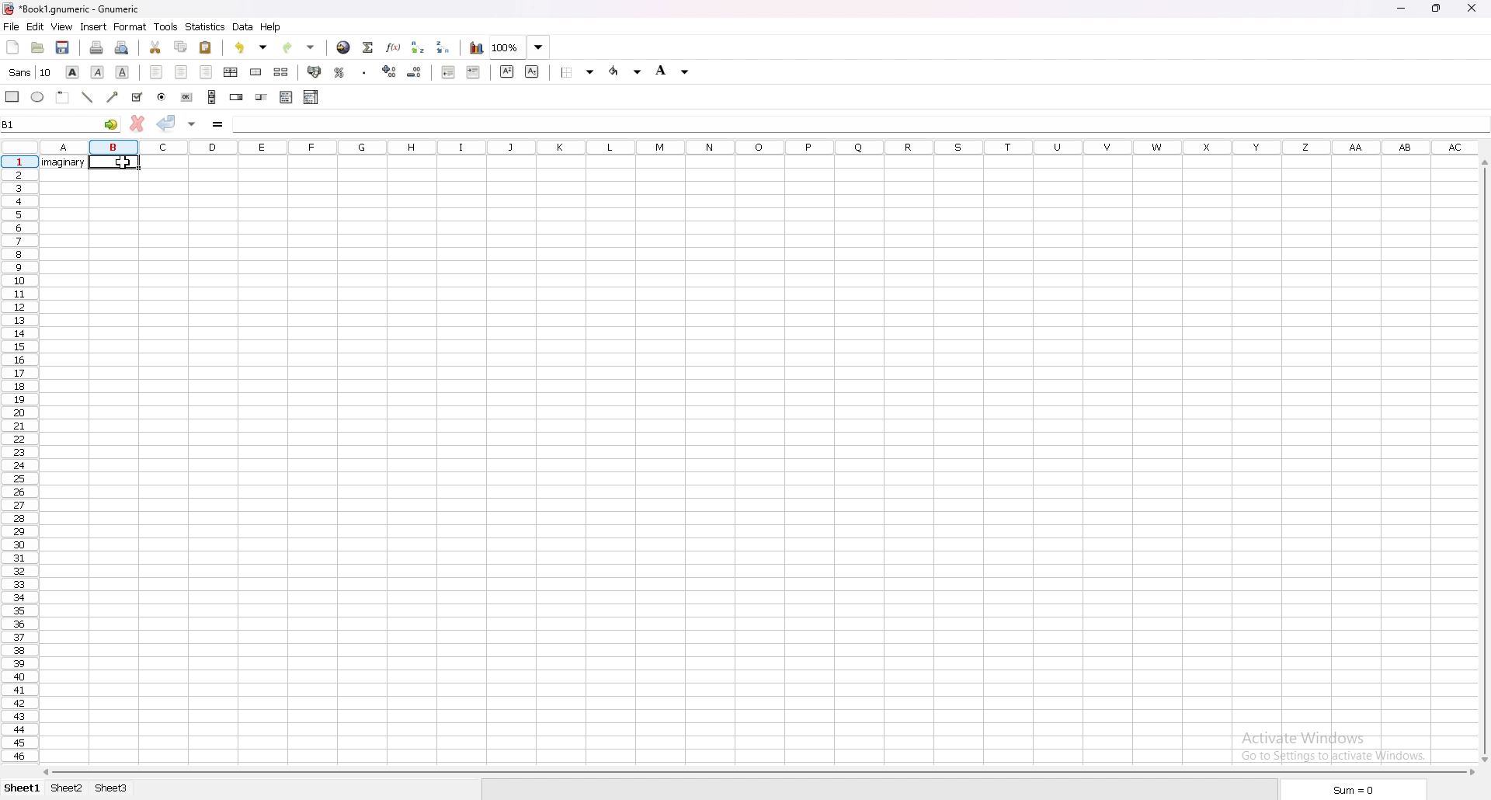  I want to click on hyperlink, so click(344, 47).